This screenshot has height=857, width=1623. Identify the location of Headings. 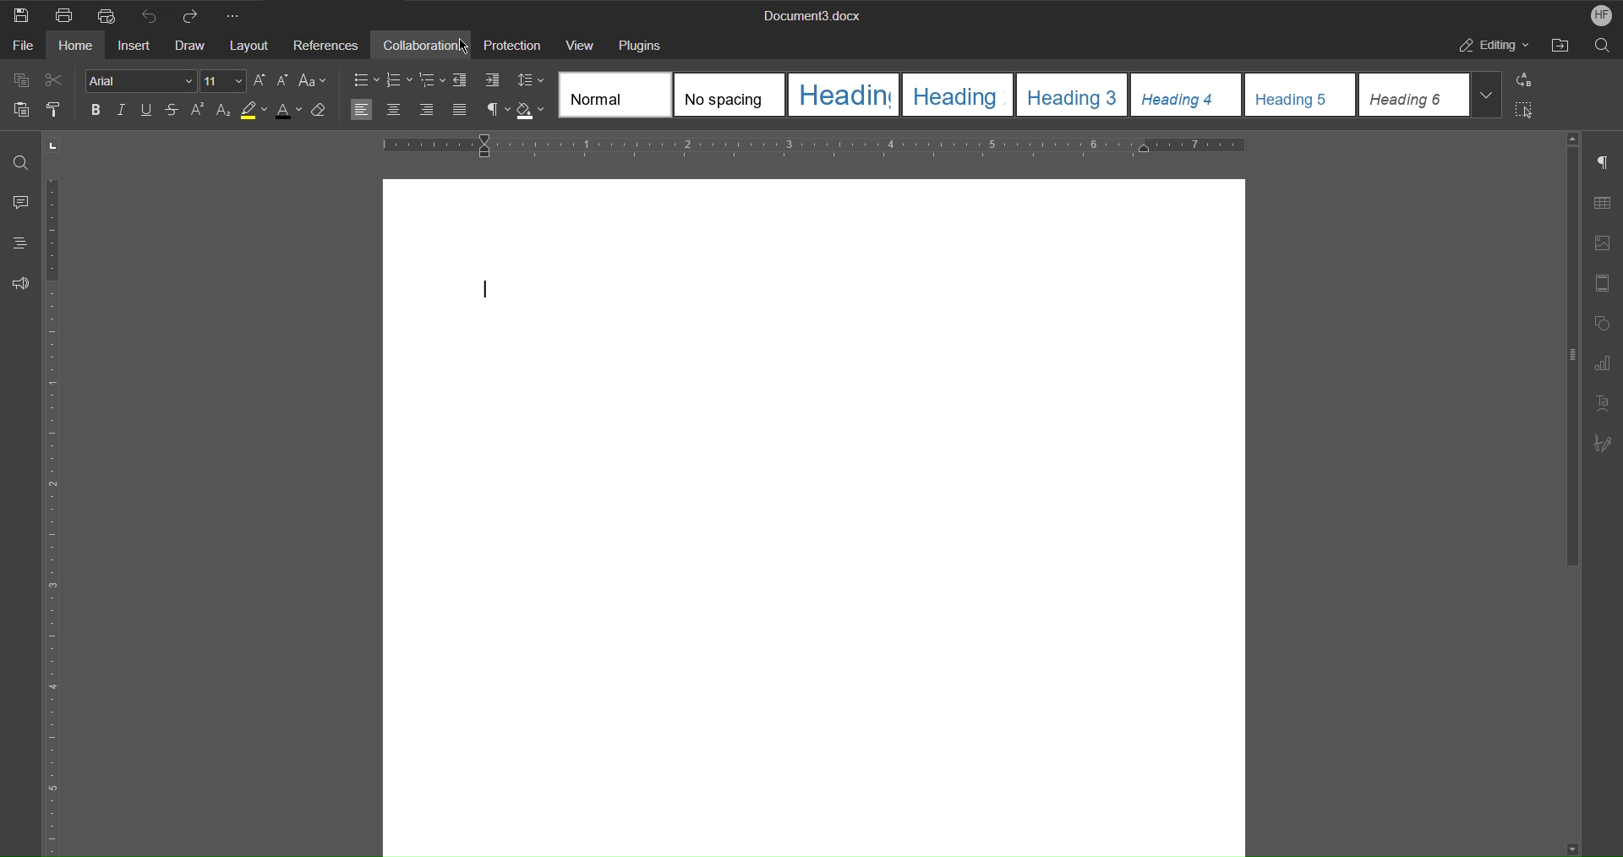
(19, 243).